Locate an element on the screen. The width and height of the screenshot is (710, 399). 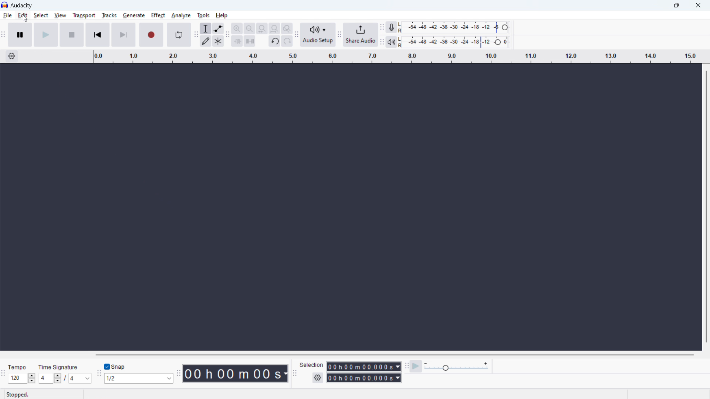
timestamp is located at coordinates (235, 374).